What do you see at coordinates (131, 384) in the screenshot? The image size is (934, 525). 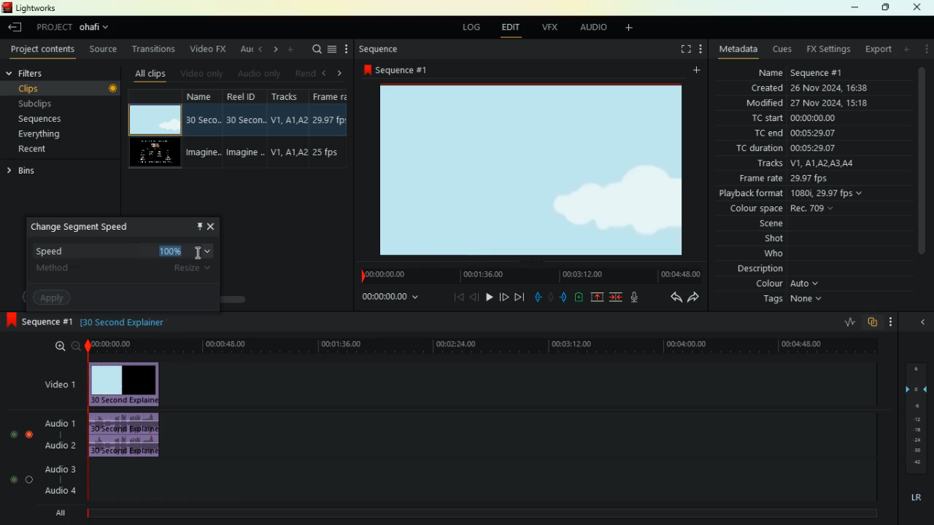 I see `video` at bounding box center [131, 384].